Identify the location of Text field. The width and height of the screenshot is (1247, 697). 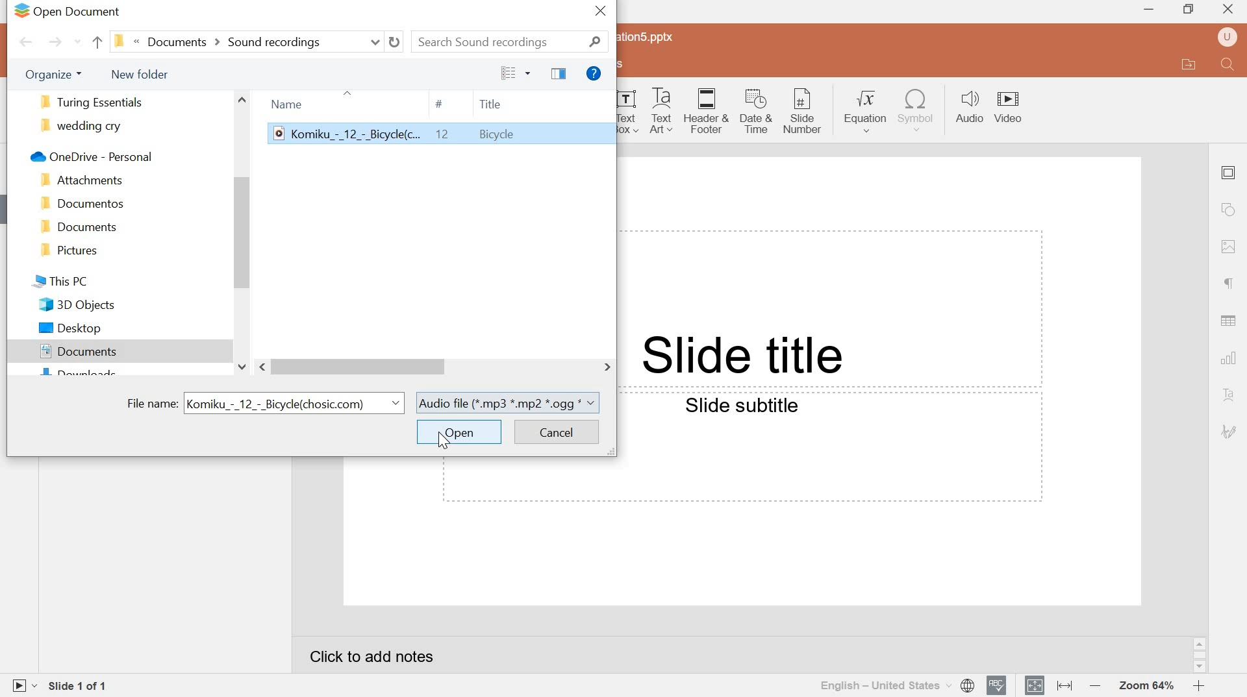
(833, 450).